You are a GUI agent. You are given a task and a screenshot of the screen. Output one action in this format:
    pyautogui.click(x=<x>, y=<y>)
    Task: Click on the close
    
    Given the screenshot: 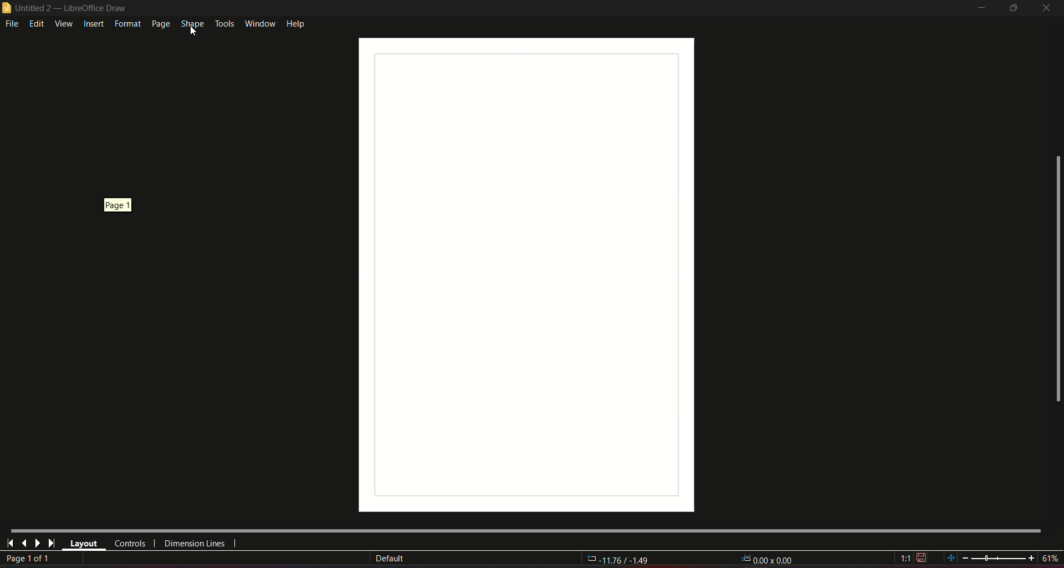 What is the action you would take?
    pyautogui.click(x=1047, y=8)
    